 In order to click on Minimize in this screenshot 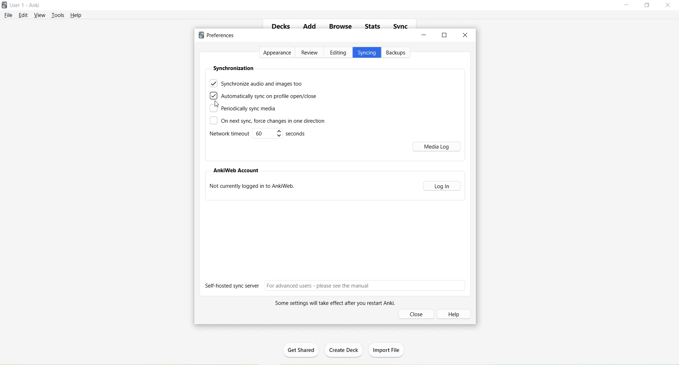, I will do `click(627, 5)`.